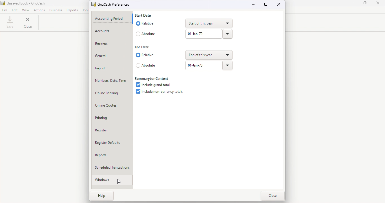 This screenshot has height=203, width=385. What do you see at coordinates (29, 3) in the screenshot?
I see `File name` at bounding box center [29, 3].